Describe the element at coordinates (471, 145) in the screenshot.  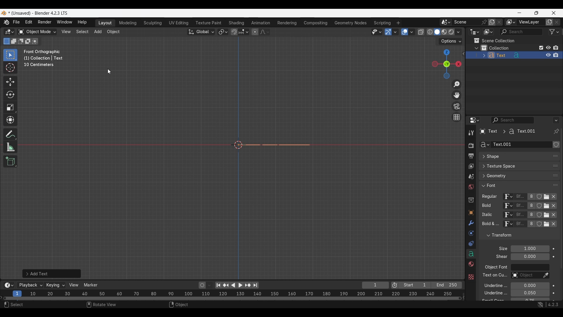
I see `Render` at that location.